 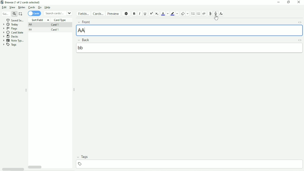 I want to click on Equations, so click(x=221, y=14).